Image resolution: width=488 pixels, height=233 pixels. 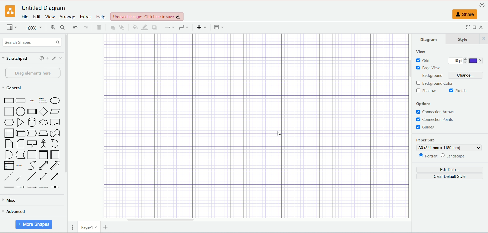 What do you see at coordinates (32, 42) in the screenshot?
I see `search shapes` at bounding box center [32, 42].